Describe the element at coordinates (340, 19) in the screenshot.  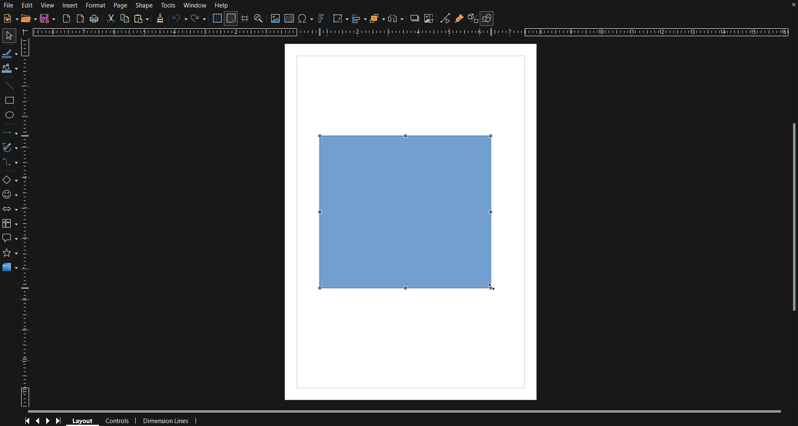
I see `Transformations` at that location.